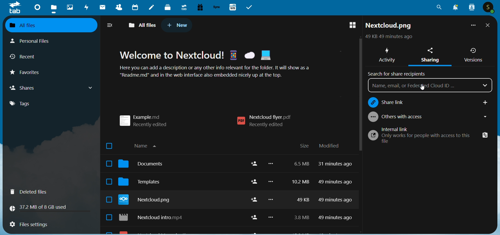 The width and height of the screenshot is (500, 235). What do you see at coordinates (304, 146) in the screenshot?
I see `size` at bounding box center [304, 146].